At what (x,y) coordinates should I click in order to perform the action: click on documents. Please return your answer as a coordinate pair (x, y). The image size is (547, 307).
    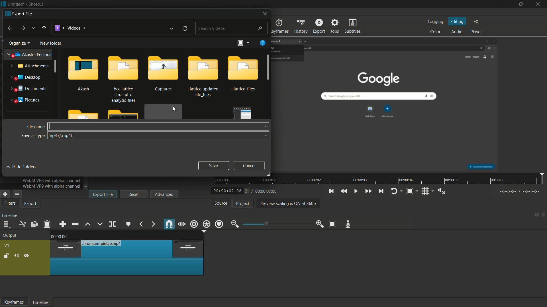
    Looking at the image, I should click on (27, 89).